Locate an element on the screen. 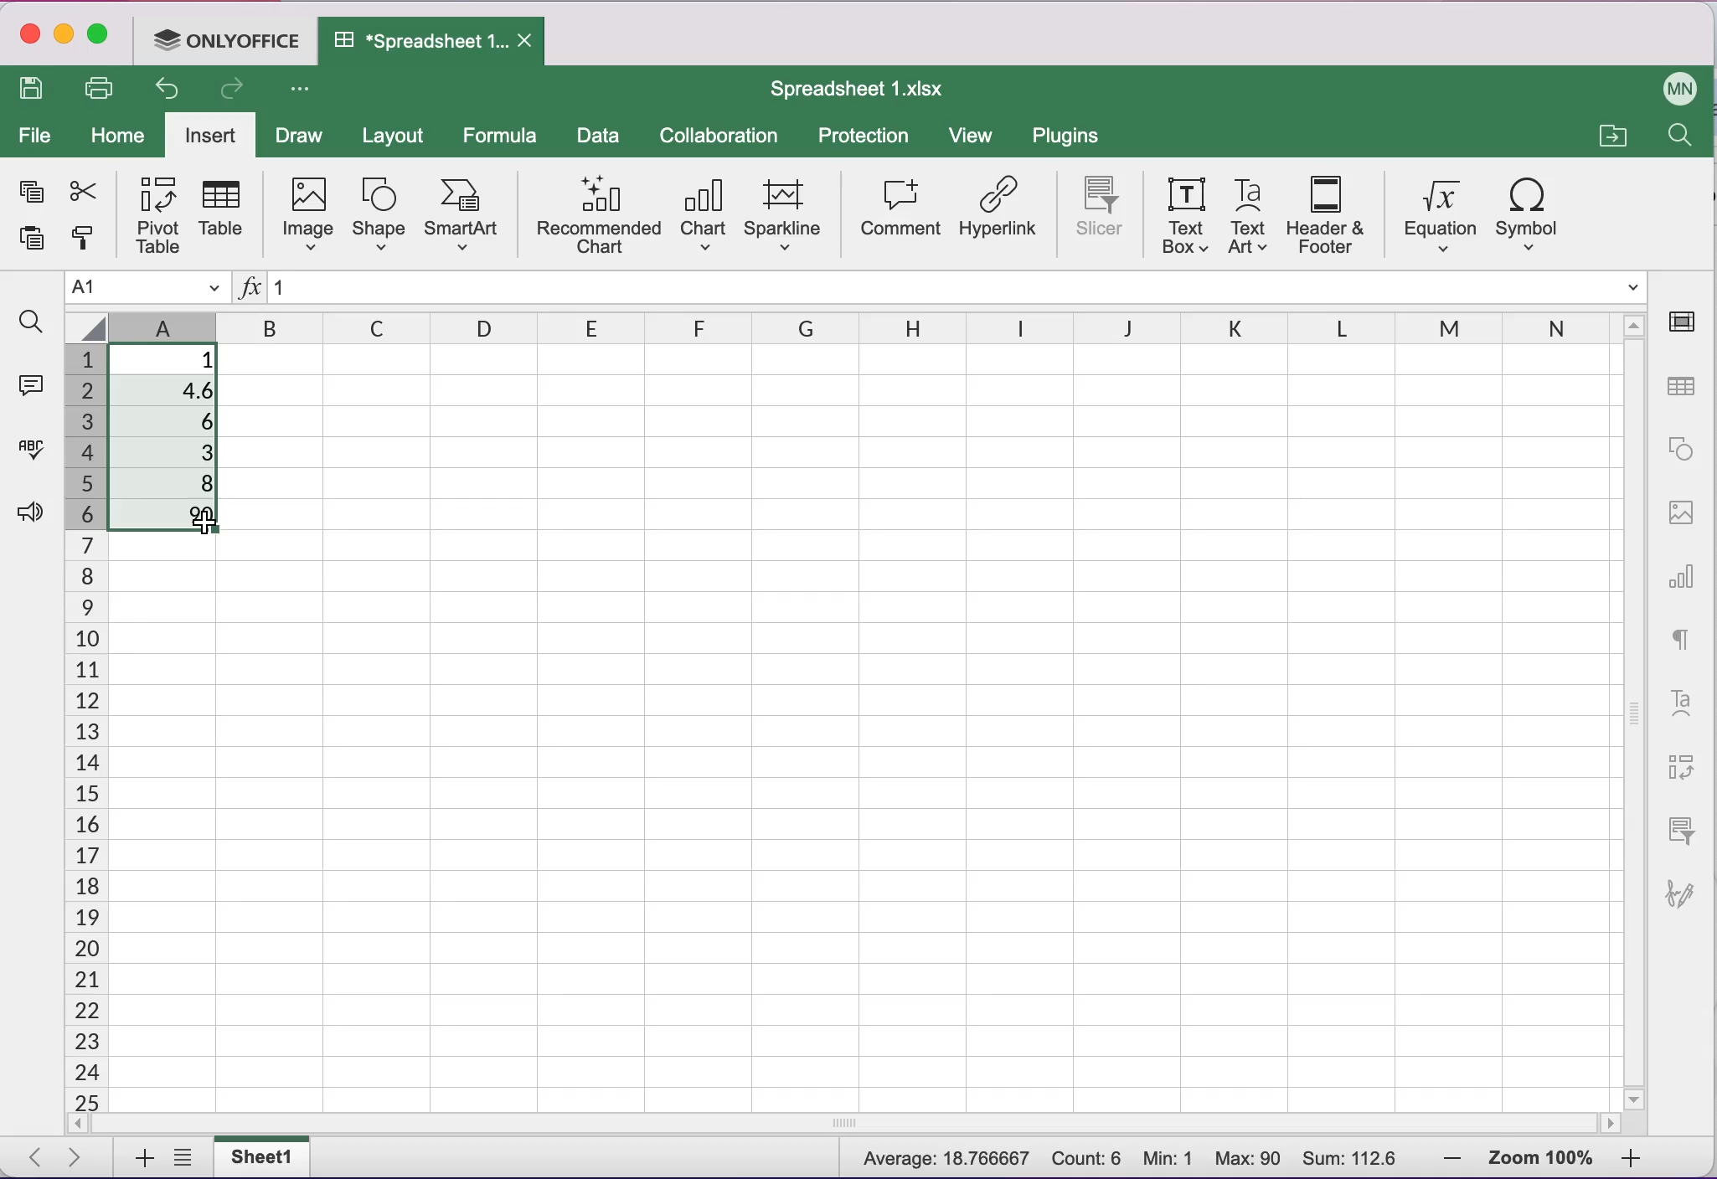 The image size is (1717, 1179). Min: 1 is located at coordinates (1170, 1158).